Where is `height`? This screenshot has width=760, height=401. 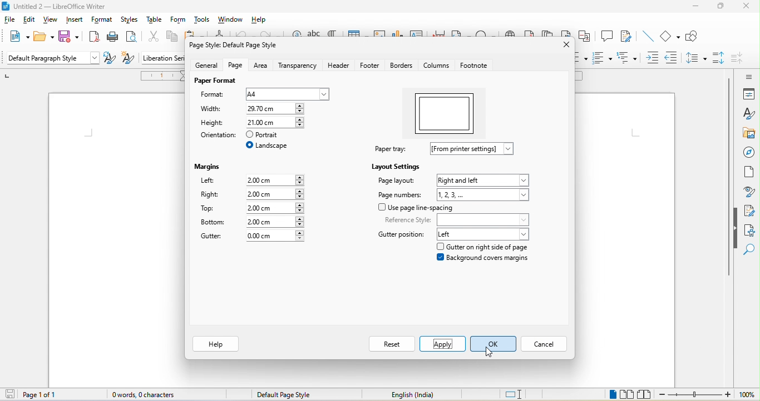
height is located at coordinates (214, 123).